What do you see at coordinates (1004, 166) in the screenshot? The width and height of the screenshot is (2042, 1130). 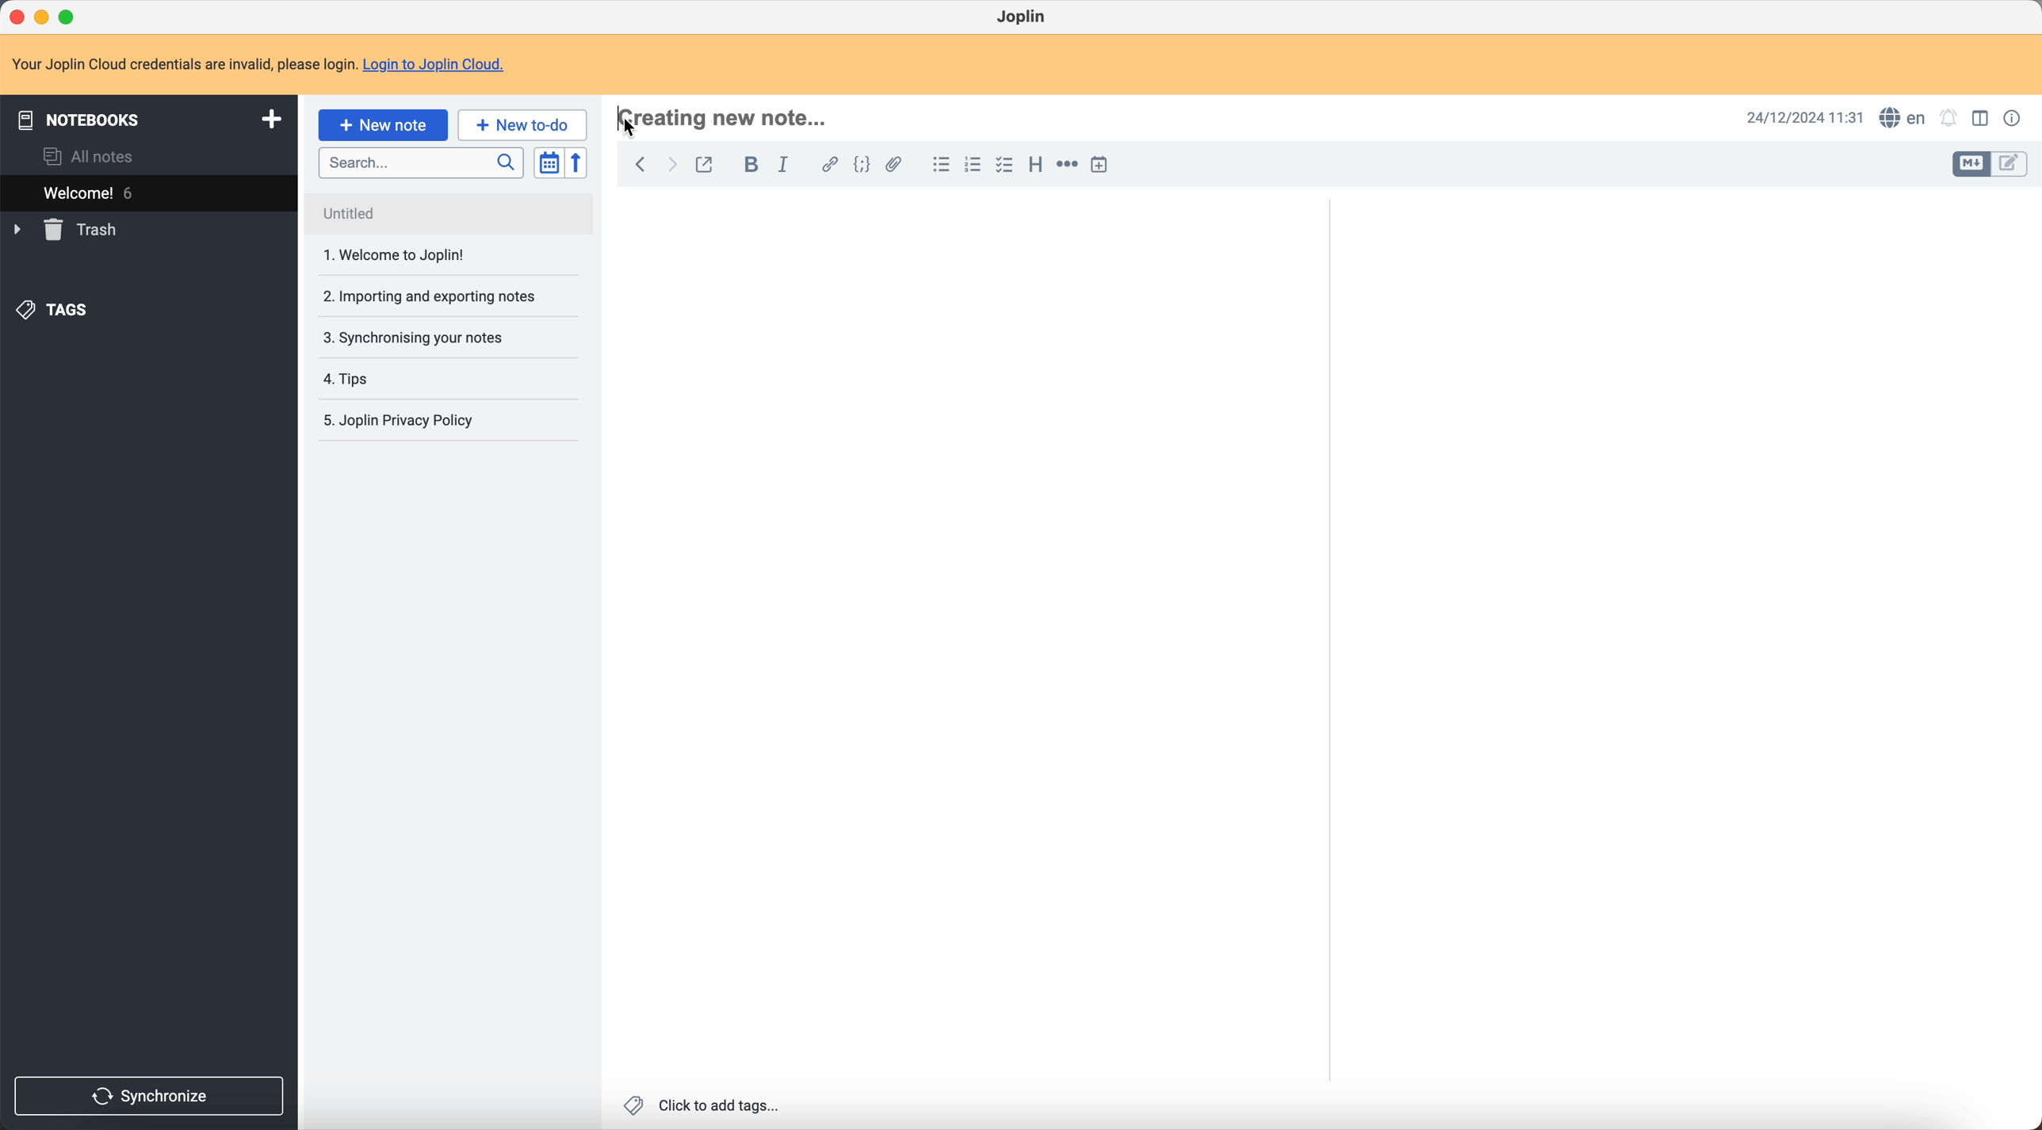 I see `check list` at bounding box center [1004, 166].